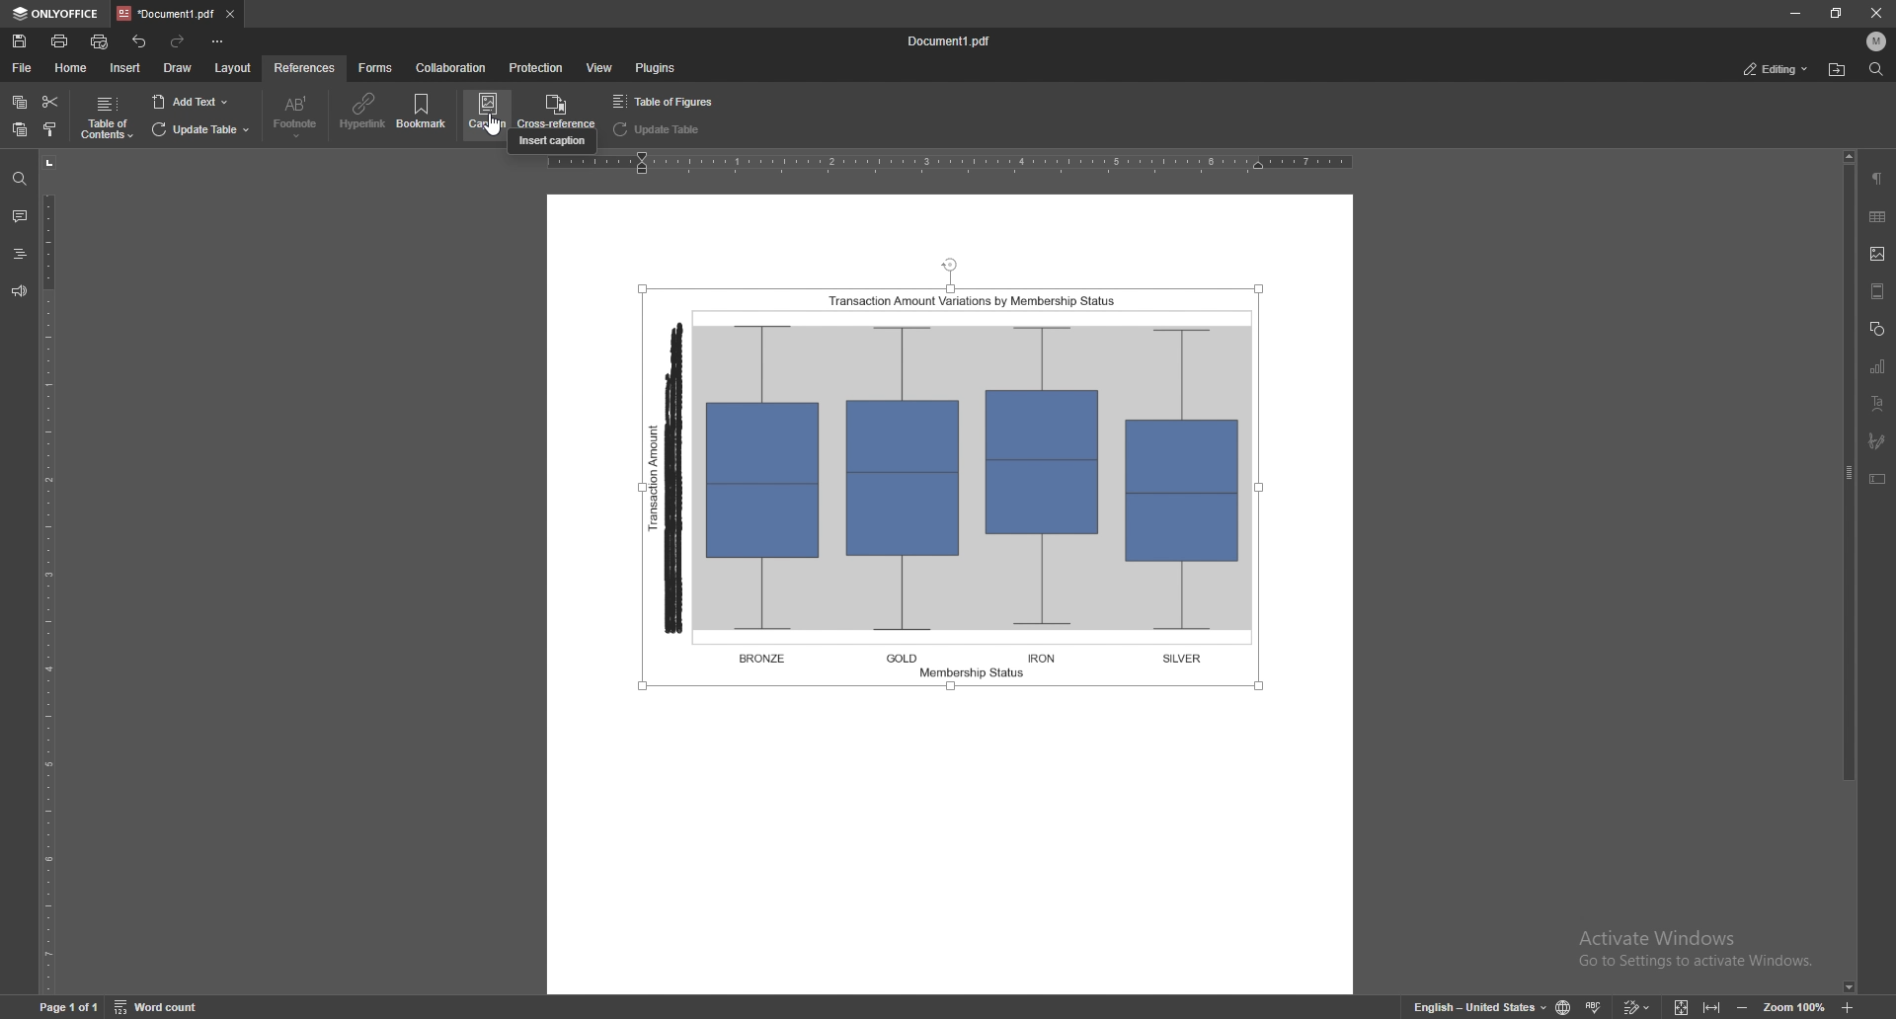 Image resolution: width=1896 pixels, height=1019 pixels. What do you see at coordinates (1876, 328) in the screenshot?
I see `shapes` at bounding box center [1876, 328].